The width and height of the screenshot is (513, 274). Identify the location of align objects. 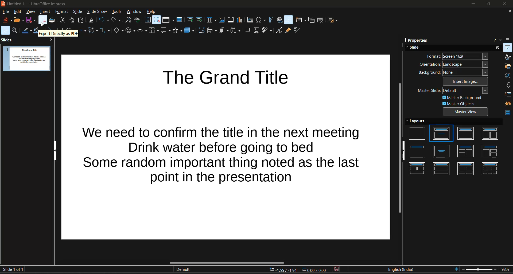
(212, 30).